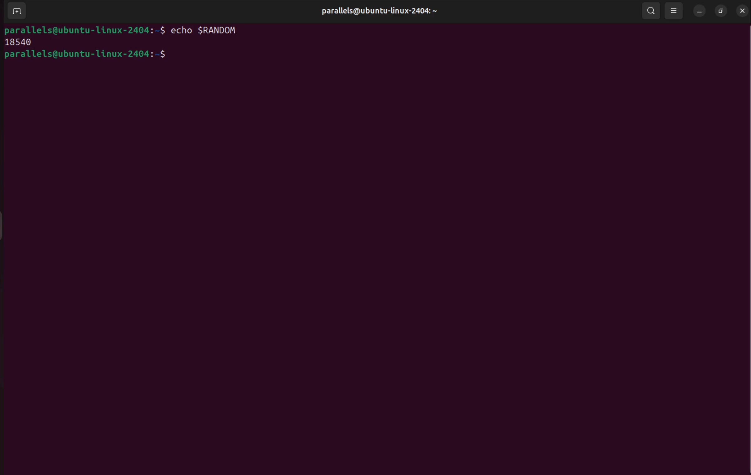 The height and width of the screenshot is (475, 751). I want to click on view options, so click(675, 12).